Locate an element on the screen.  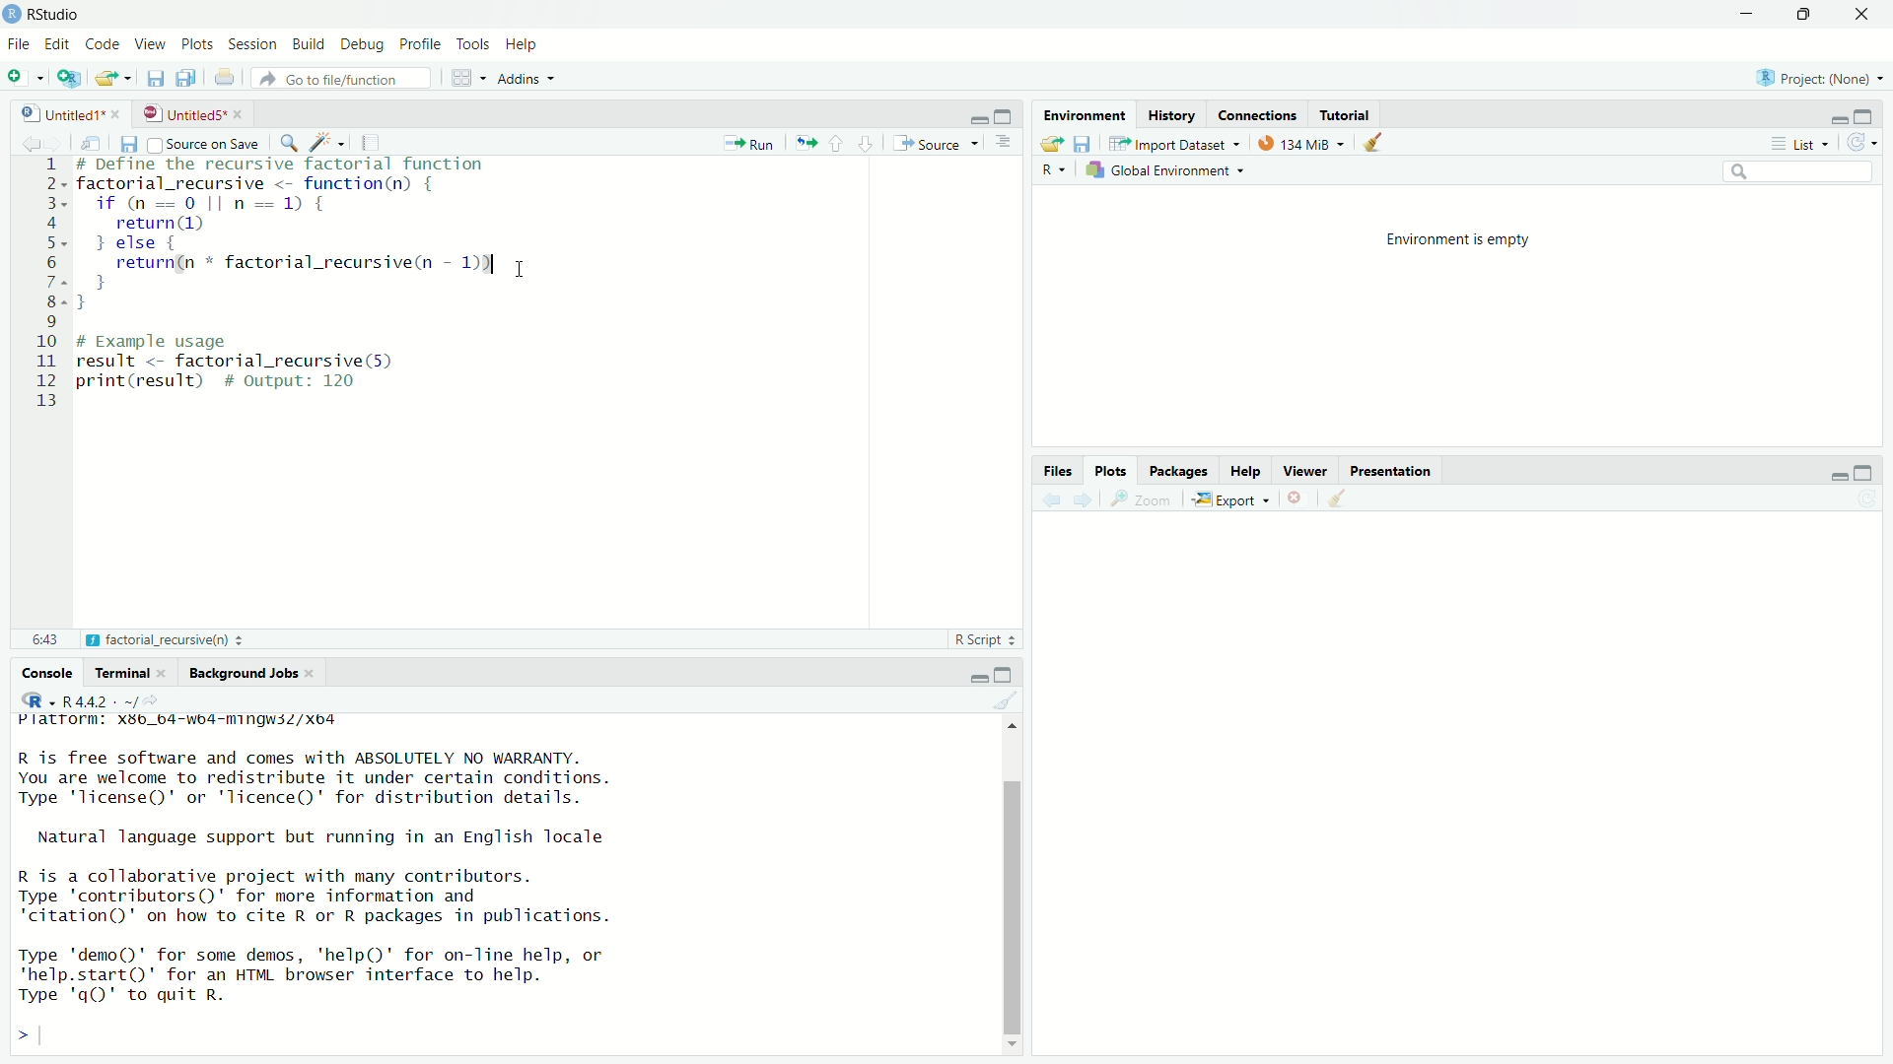
Up is located at coordinates (1018, 725).